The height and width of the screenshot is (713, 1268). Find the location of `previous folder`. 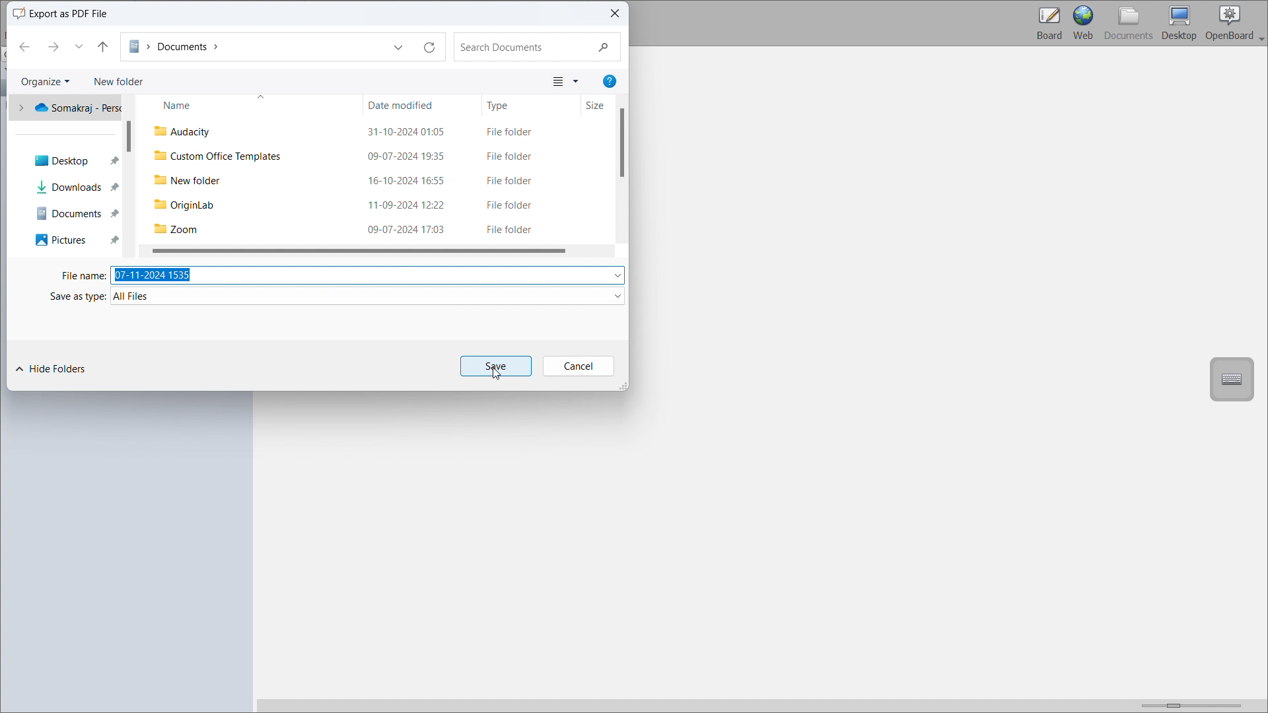

previous folder is located at coordinates (24, 47).